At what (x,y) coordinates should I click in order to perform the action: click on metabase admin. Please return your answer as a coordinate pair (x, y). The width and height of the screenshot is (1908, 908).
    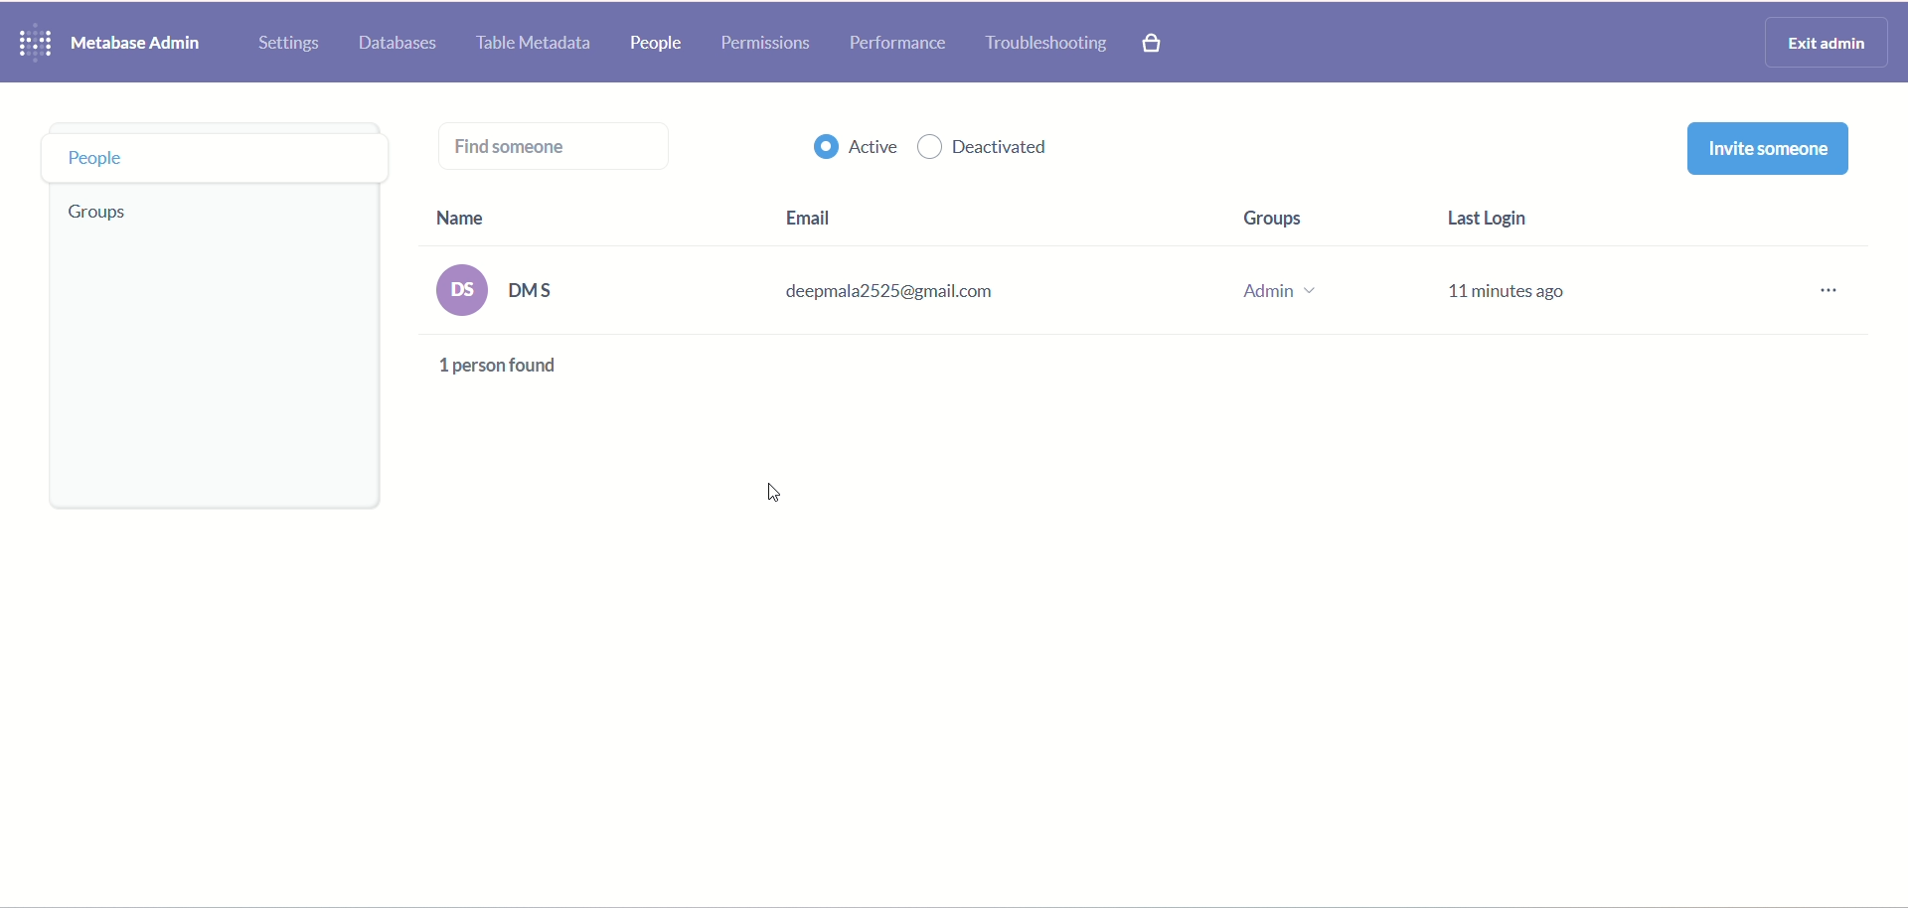
    Looking at the image, I should click on (146, 44).